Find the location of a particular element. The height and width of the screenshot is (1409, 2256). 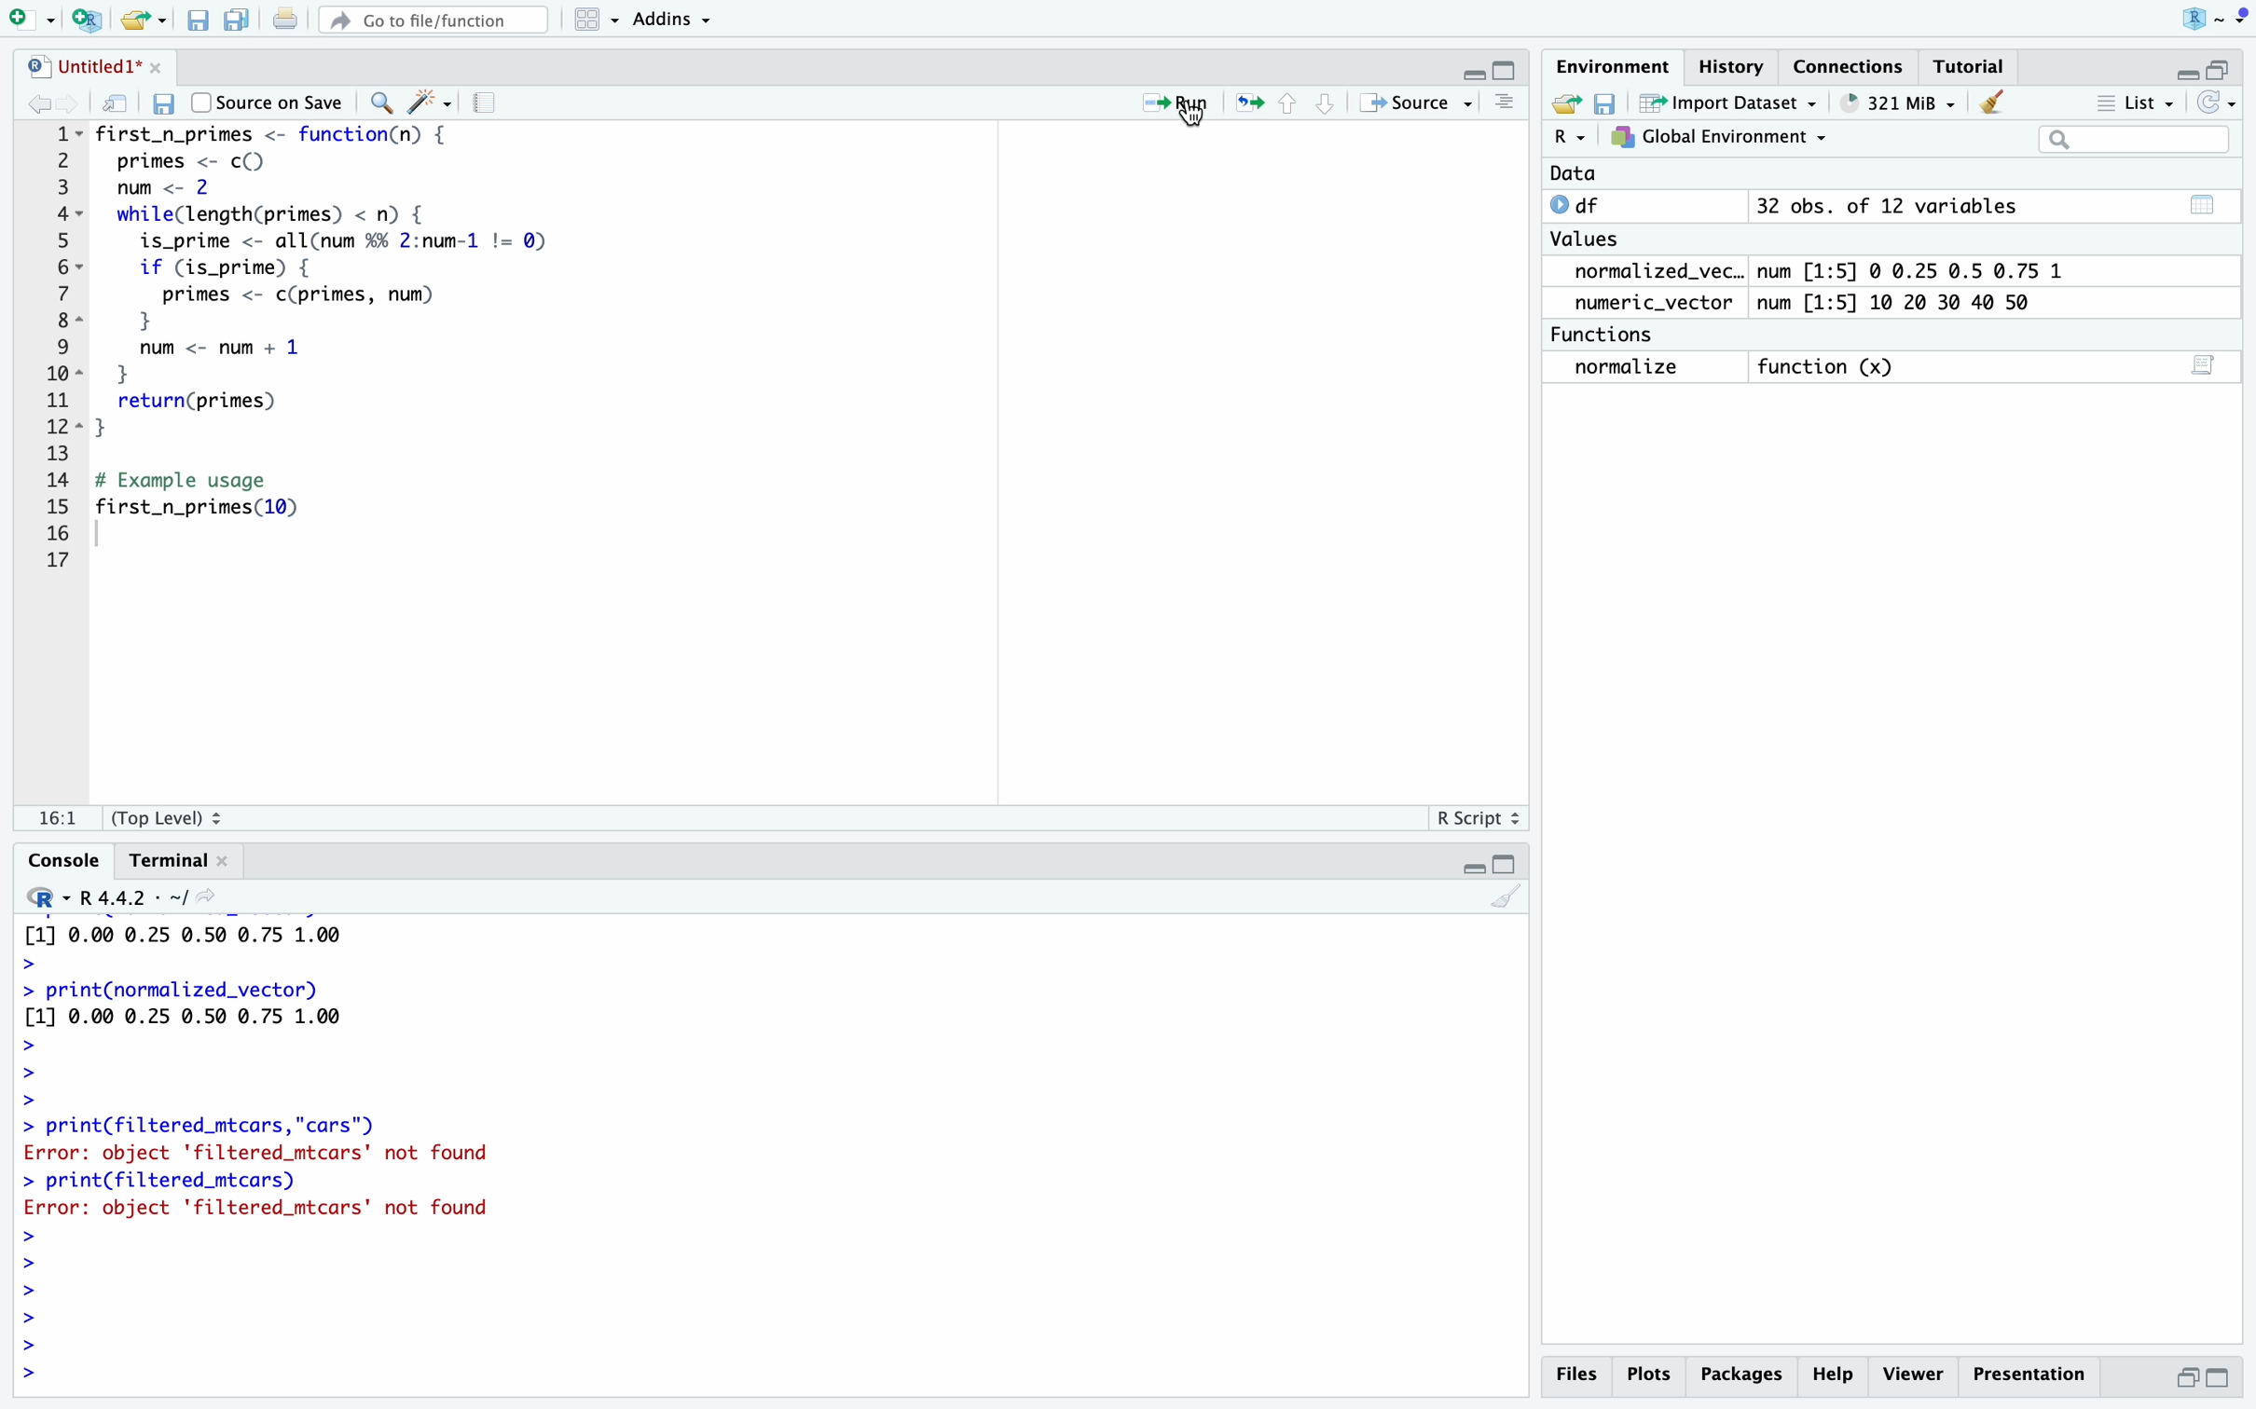

logo is located at coordinates (42, 20).